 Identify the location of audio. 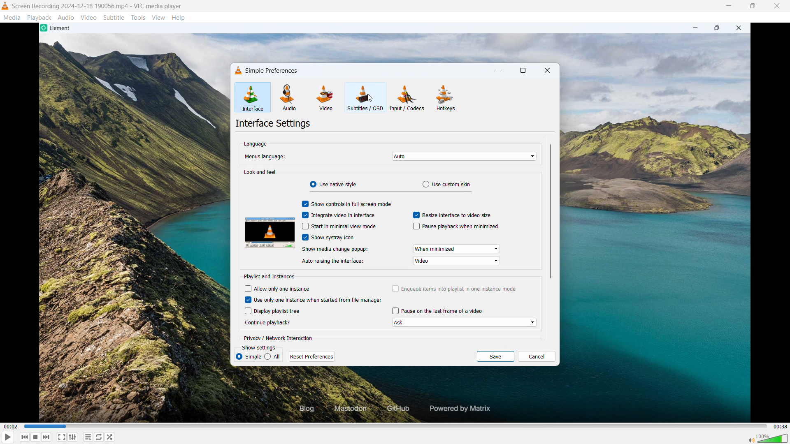
(289, 97).